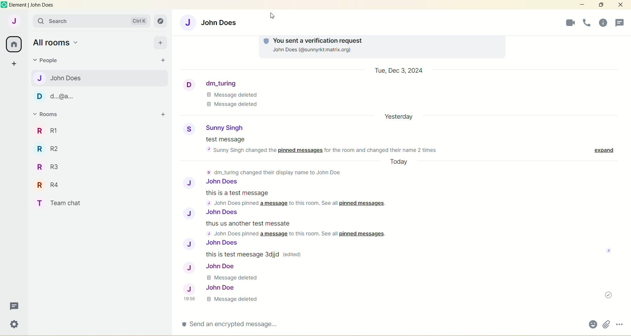 This screenshot has width=631, height=336. I want to click on T Team chat, so click(65, 202).